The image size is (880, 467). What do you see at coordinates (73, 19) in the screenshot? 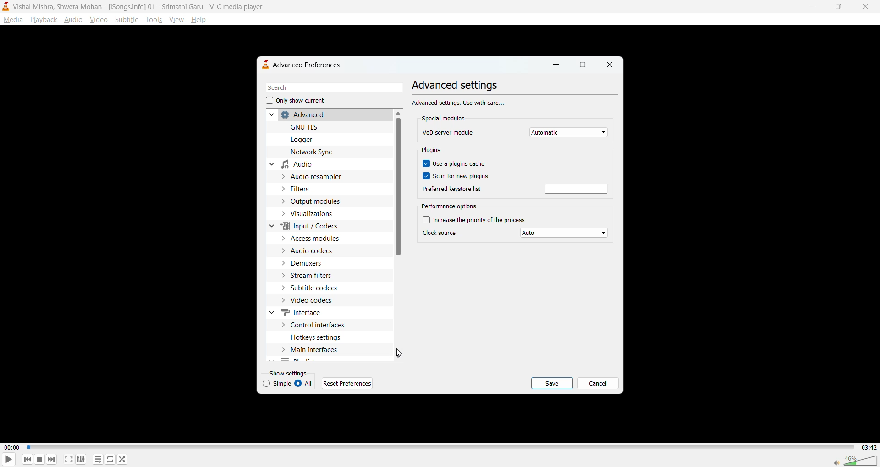
I see `audio` at bounding box center [73, 19].